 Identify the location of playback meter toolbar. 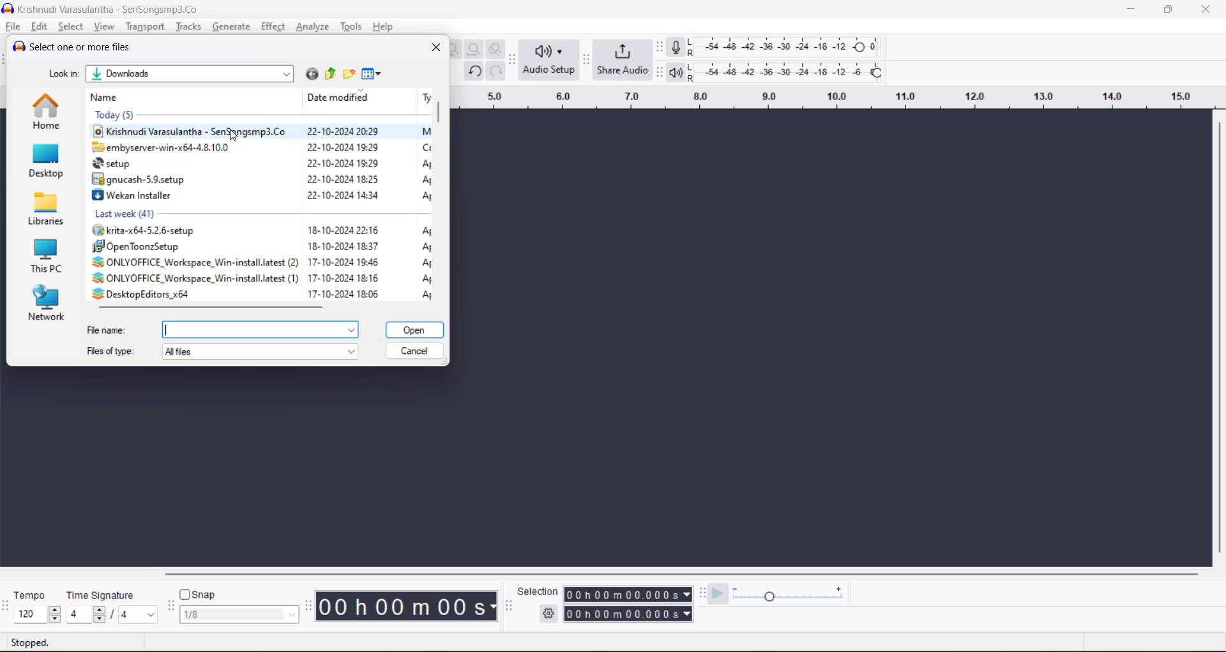
(658, 72).